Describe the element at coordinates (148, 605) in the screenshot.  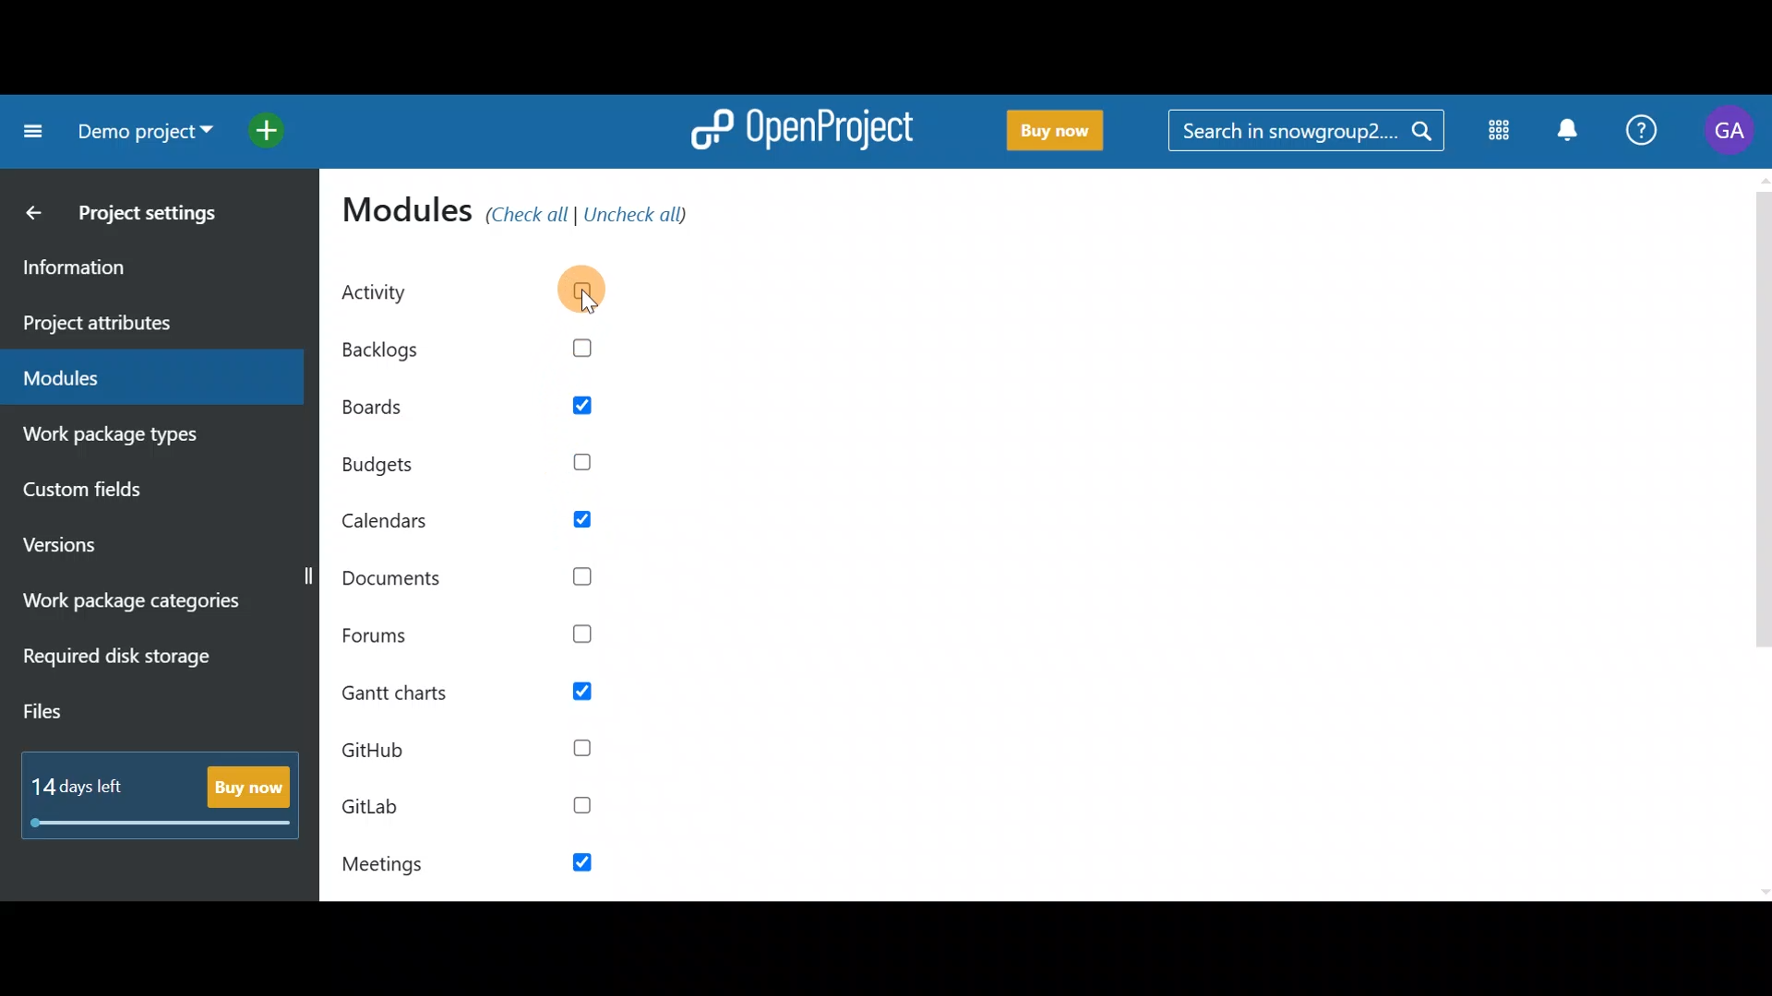
I see `Work package categories` at that location.